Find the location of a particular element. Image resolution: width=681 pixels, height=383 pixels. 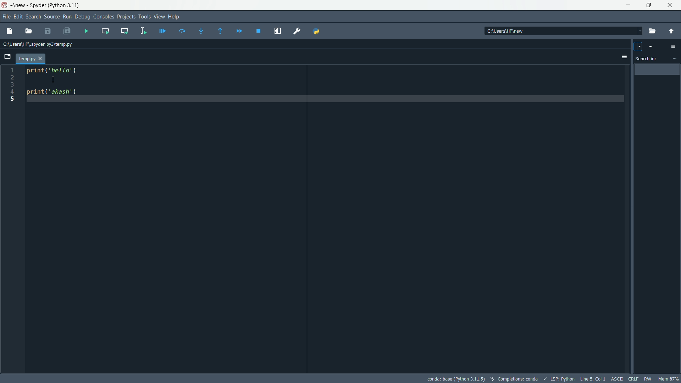

directory is located at coordinates (564, 31).